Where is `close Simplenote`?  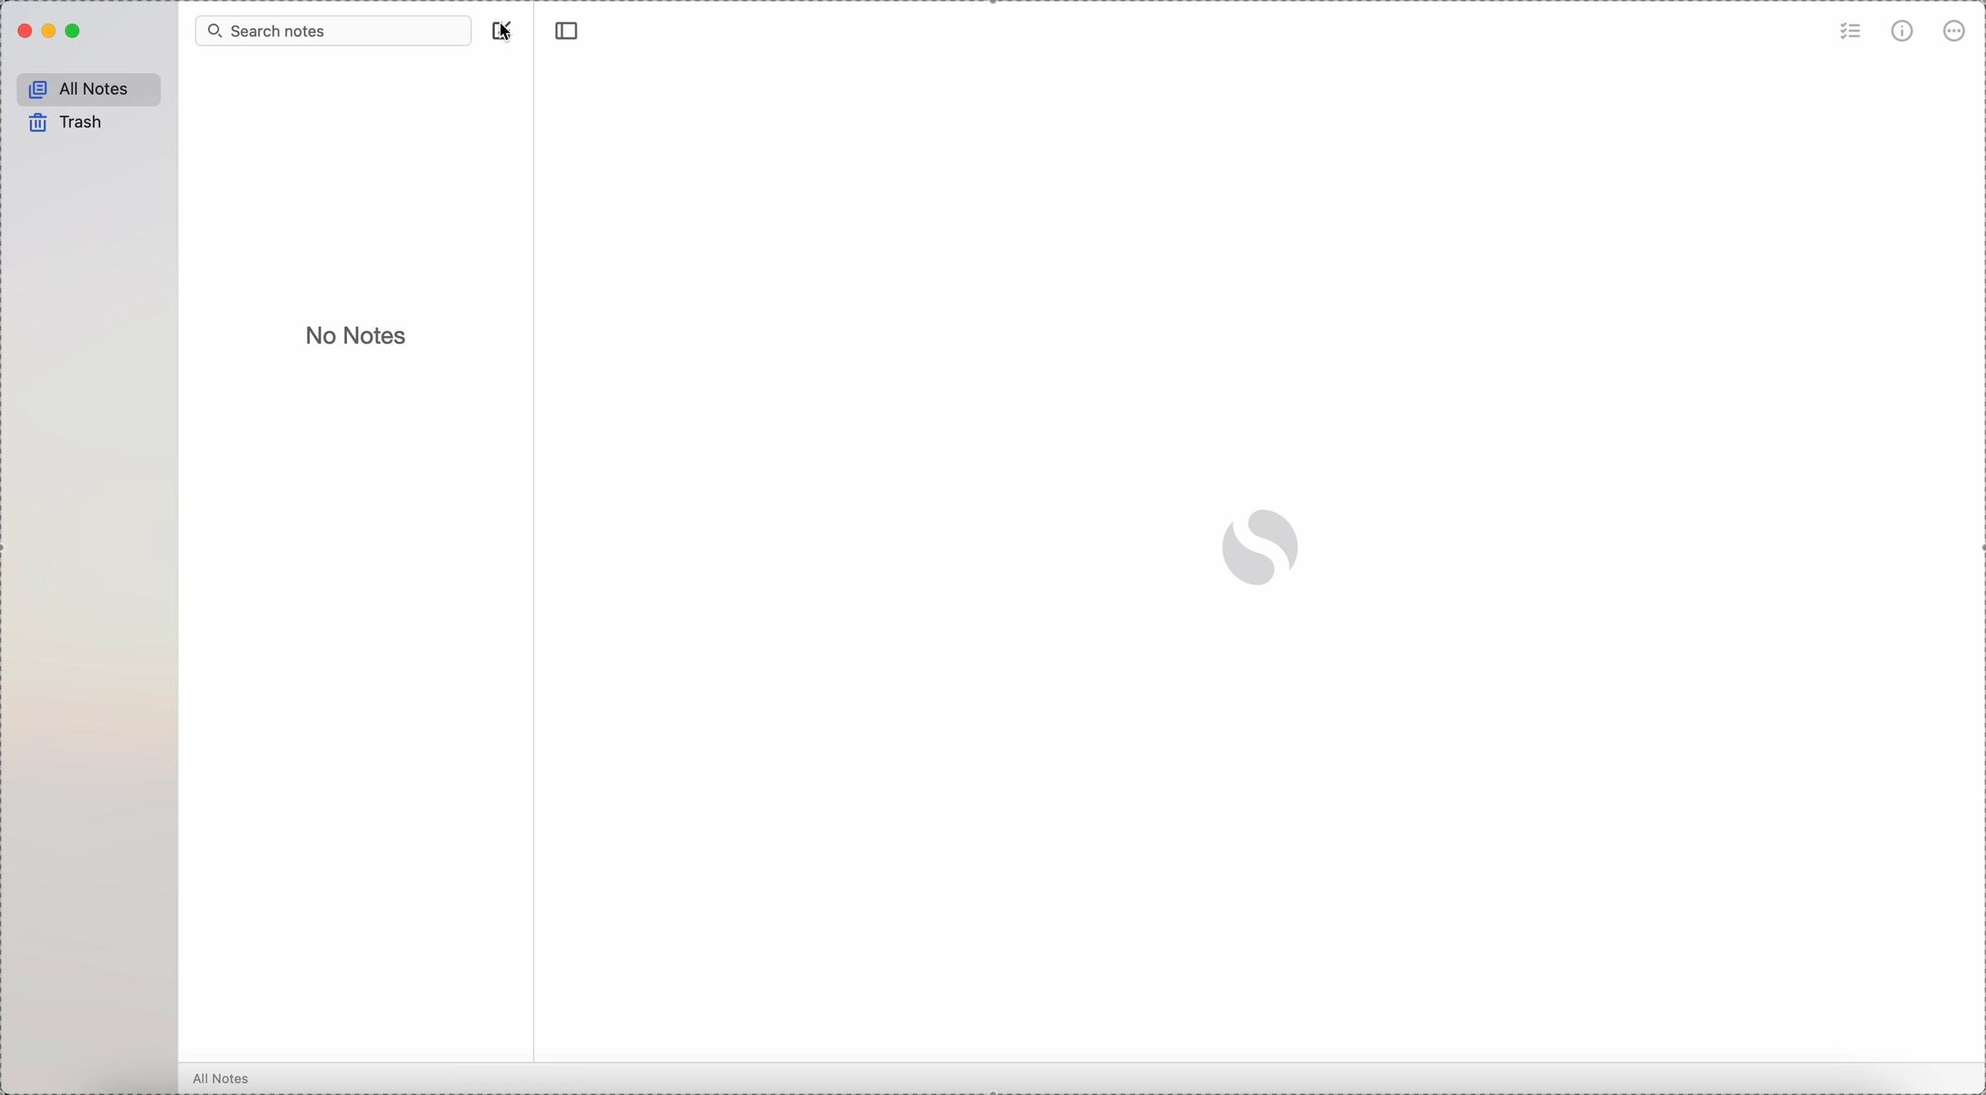
close Simplenote is located at coordinates (22, 31).